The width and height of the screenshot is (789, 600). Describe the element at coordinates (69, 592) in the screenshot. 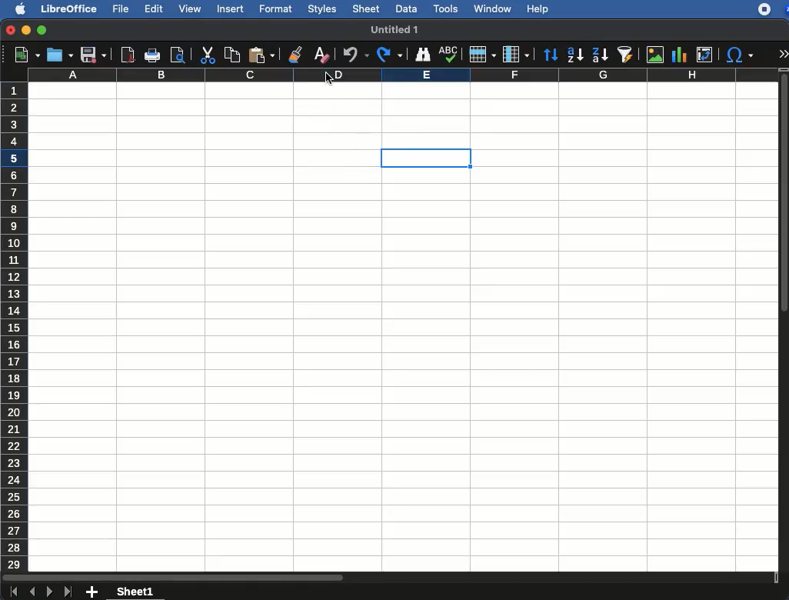

I see `last sheet` at that location.